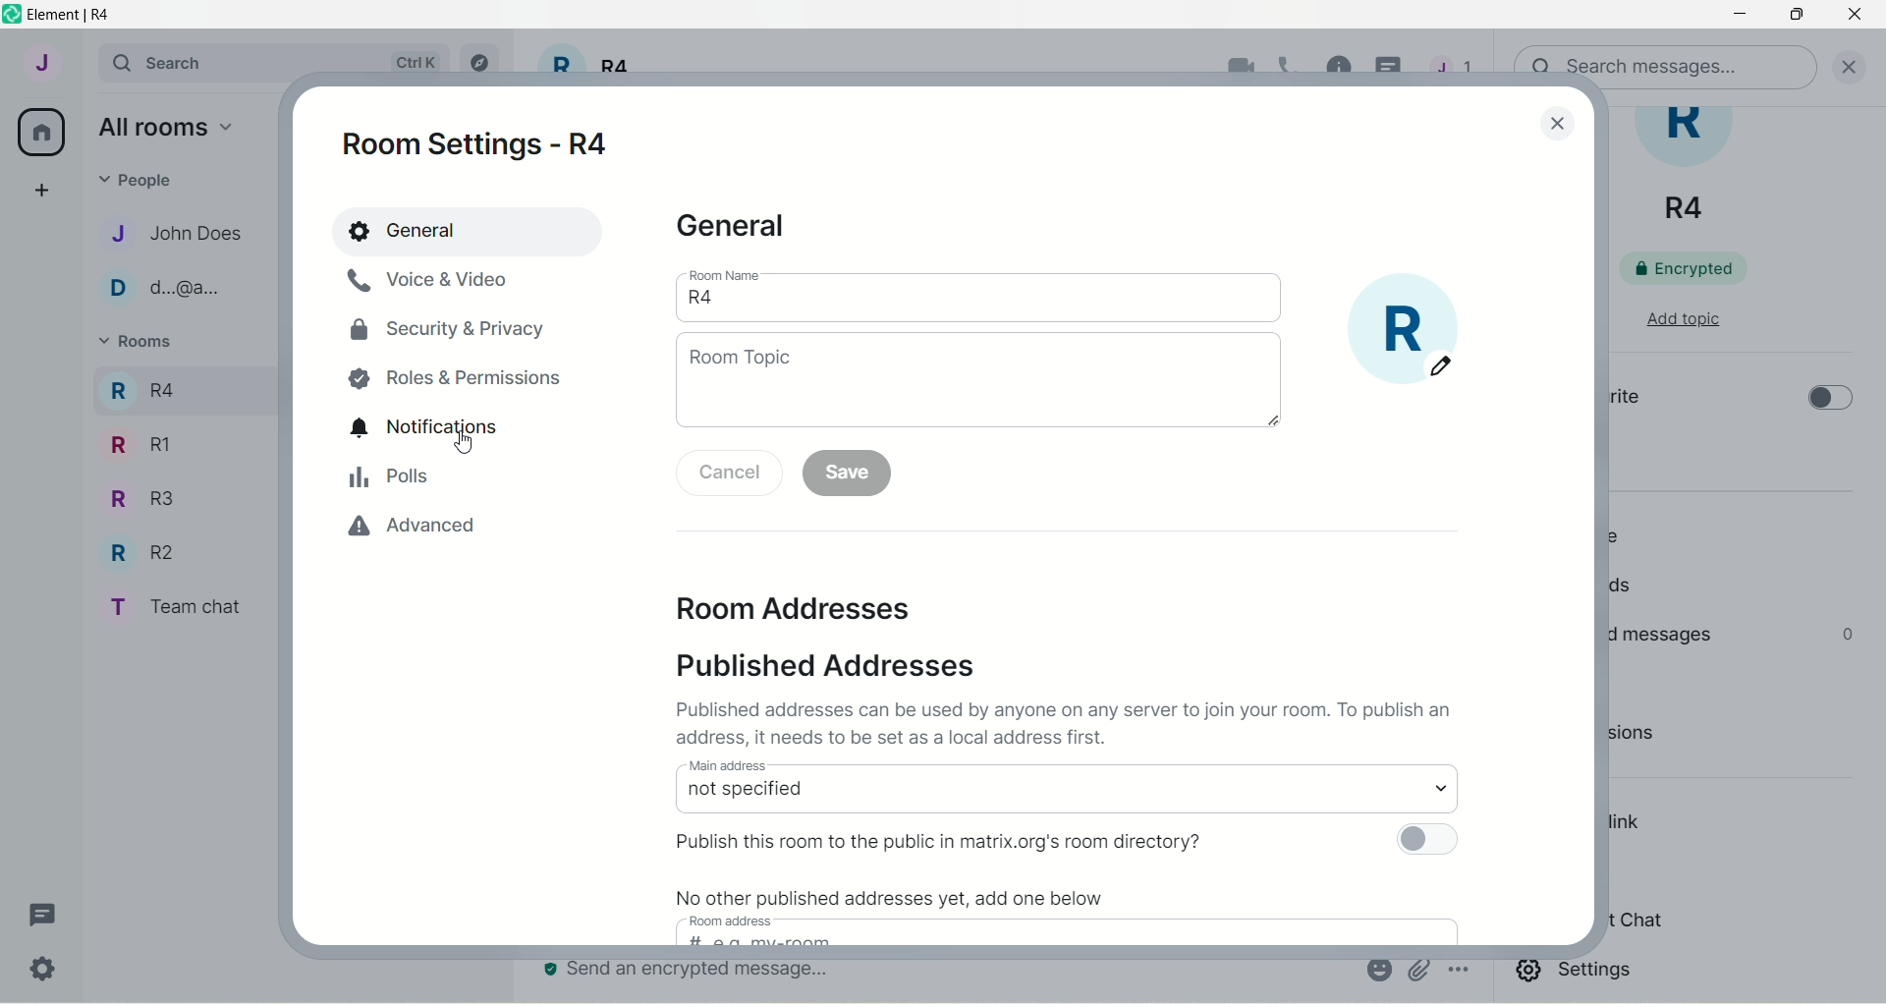 The height and width of the screenshot is (1004, 1886). Describe the element at coordinates (164, 126) in the screenshot. I see `all rooms` at that location.